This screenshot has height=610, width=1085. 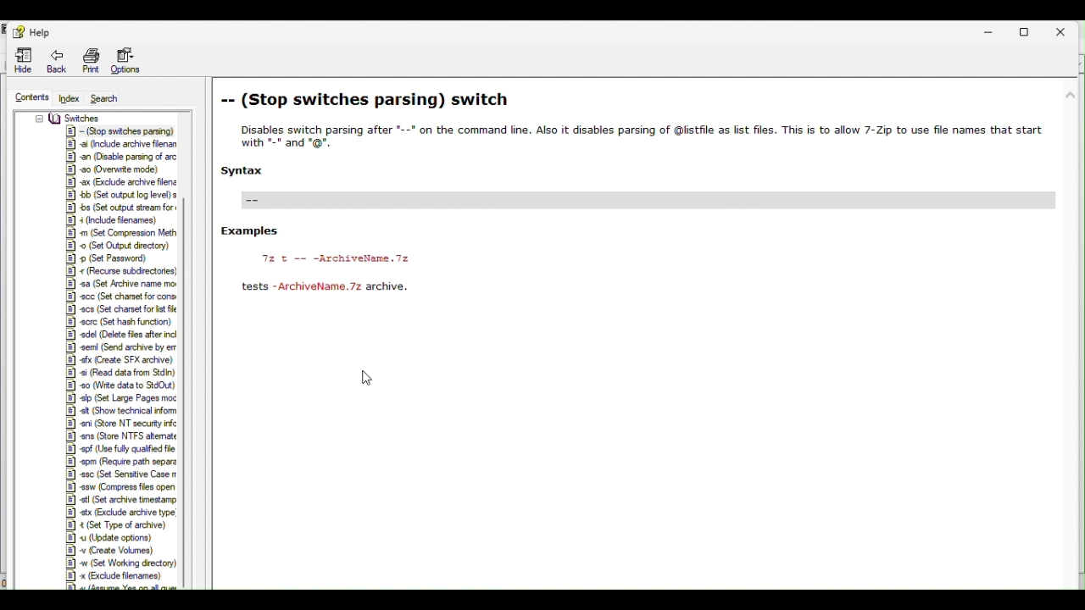 What do you see at coordinates (122, 296) in the screenshot?
I see `` at bounding box center [122, 296].